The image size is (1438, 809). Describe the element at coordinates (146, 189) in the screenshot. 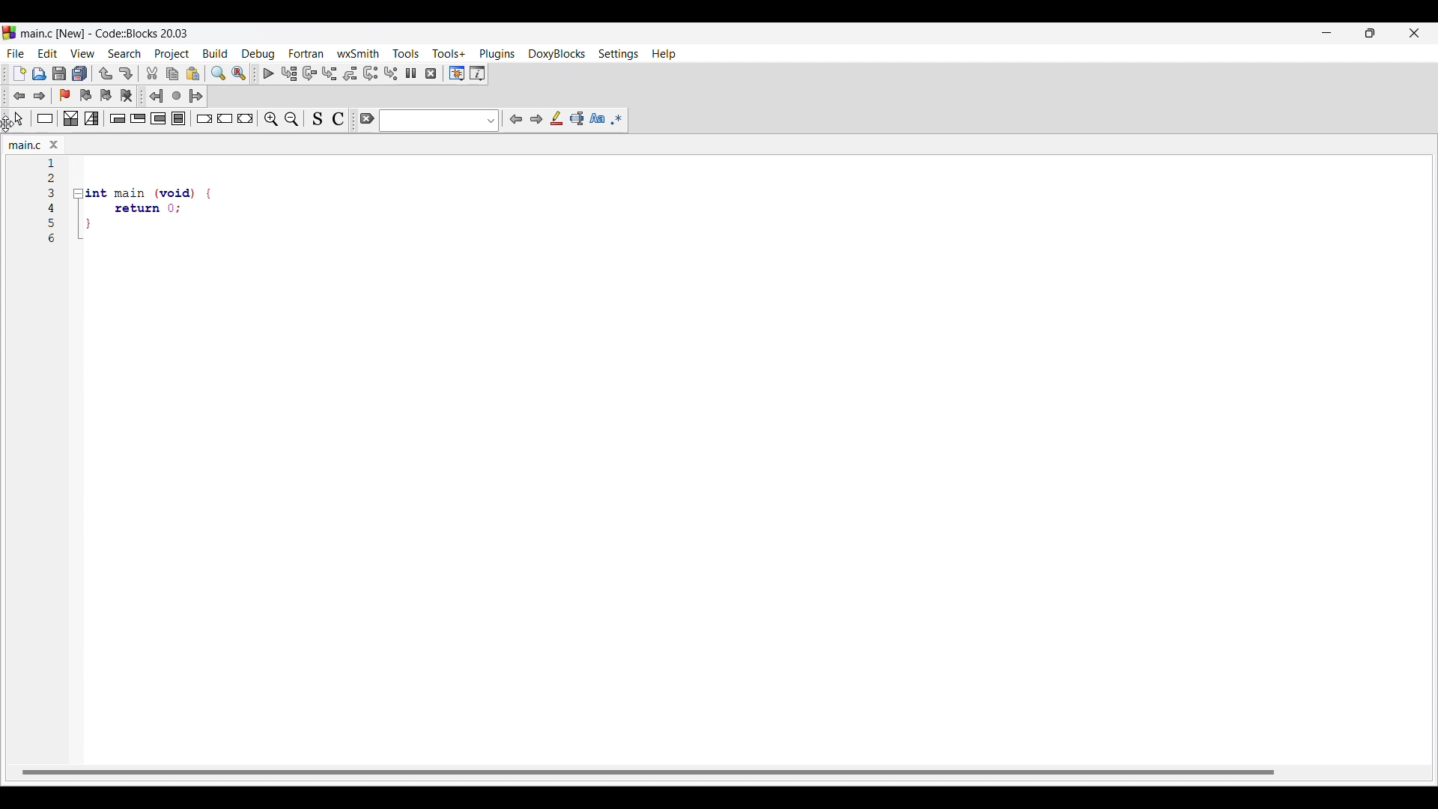

I see `` at that location.